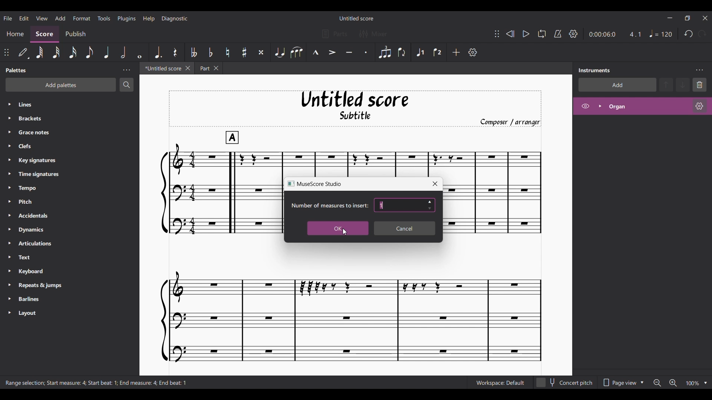 This screenshot has height=400, width=712. Describe the element at coordinates (280, 53) in the screenshot. I see `Tie` at that location.